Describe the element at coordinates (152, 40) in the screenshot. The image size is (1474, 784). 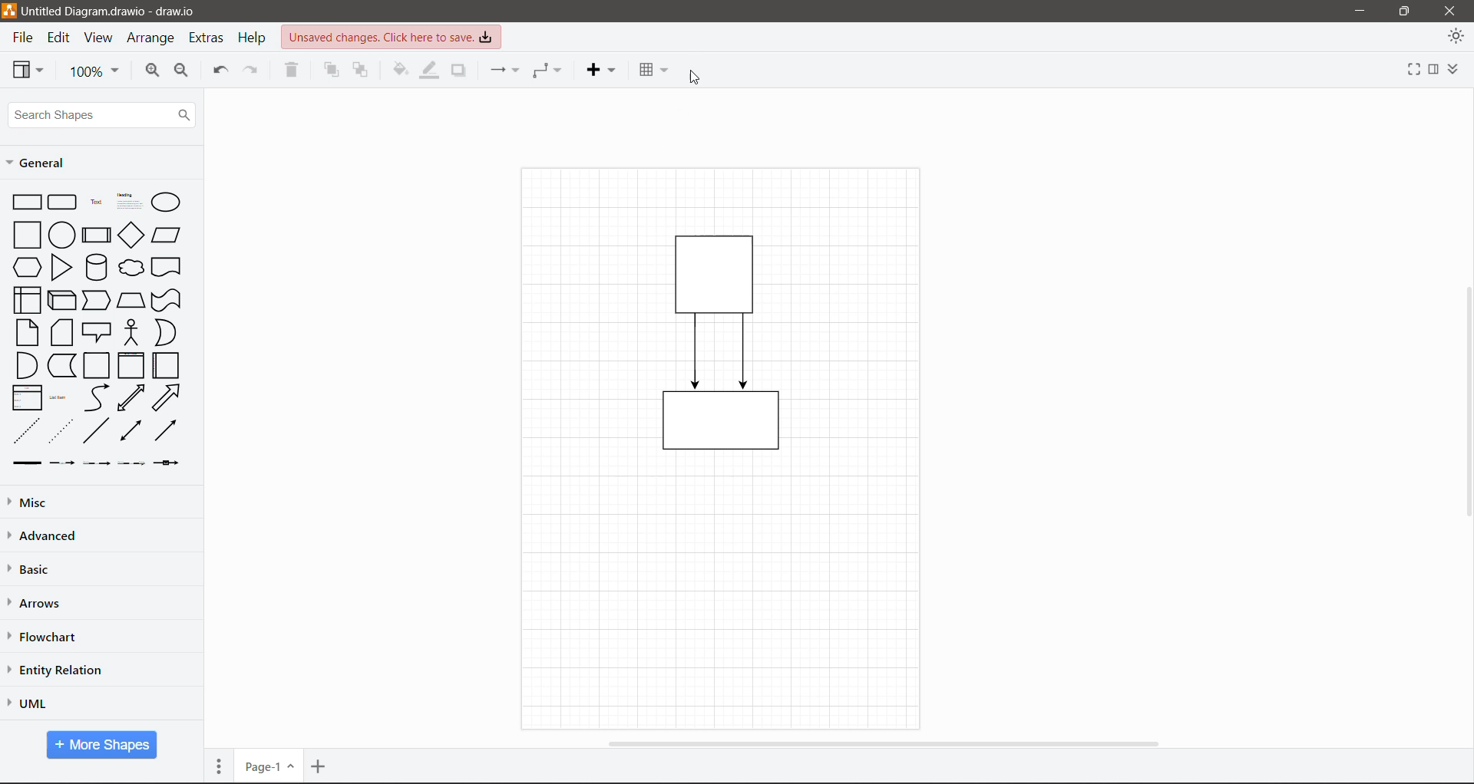
I see `Arrange` at that location.